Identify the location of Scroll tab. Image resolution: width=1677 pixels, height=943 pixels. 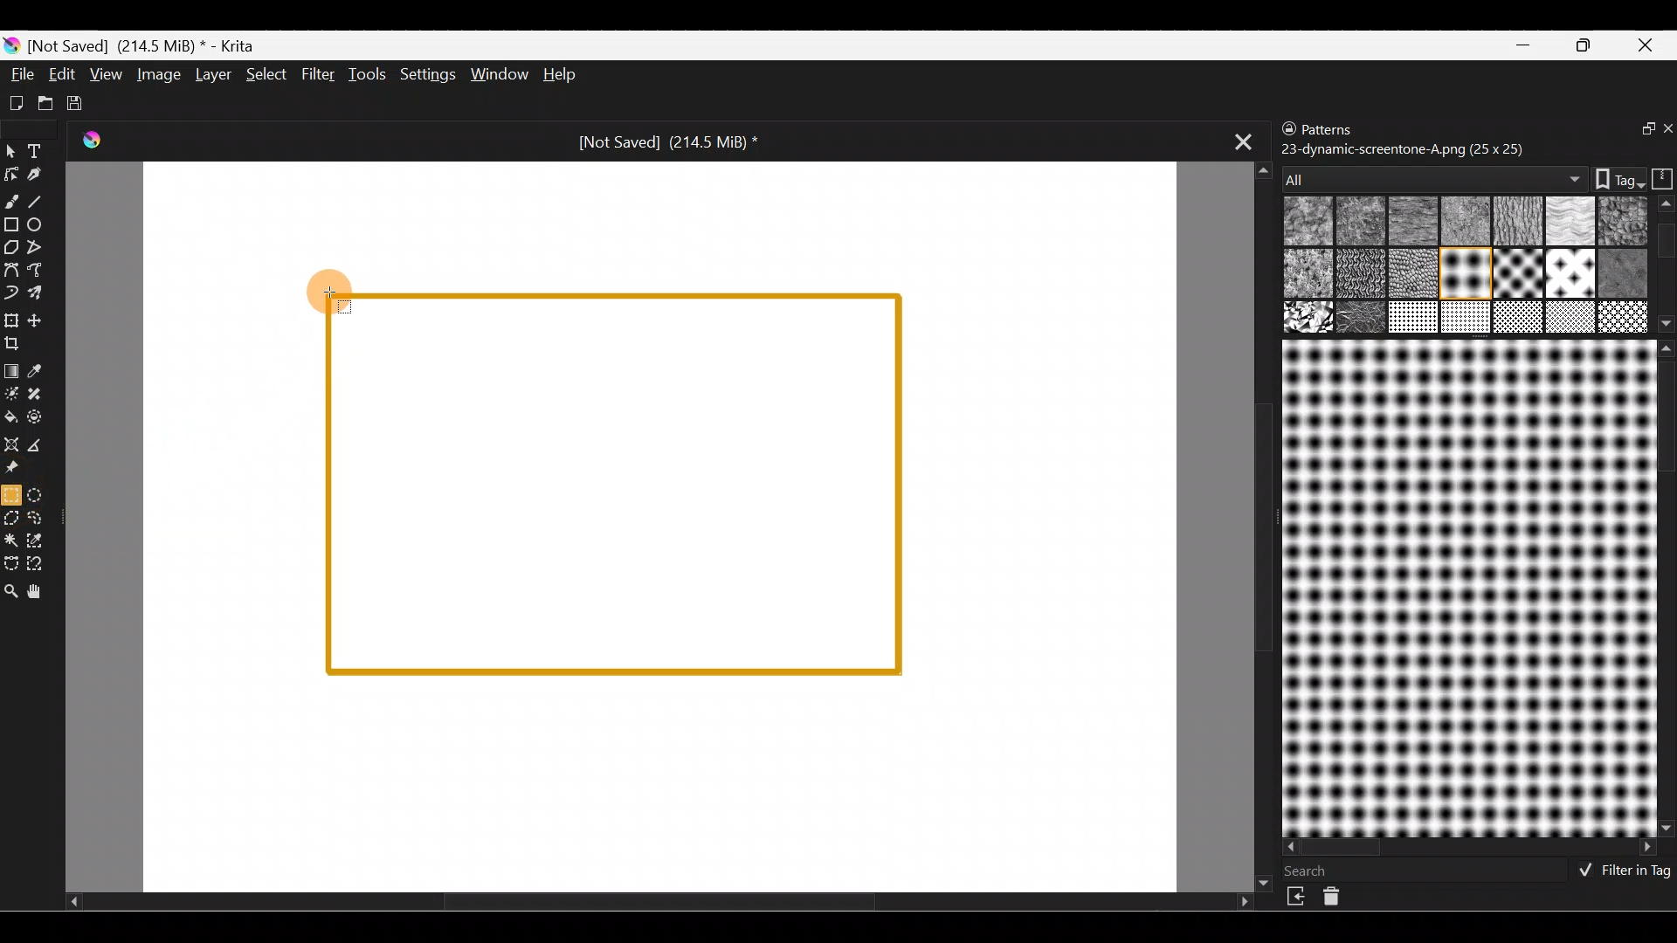
(659, 906).